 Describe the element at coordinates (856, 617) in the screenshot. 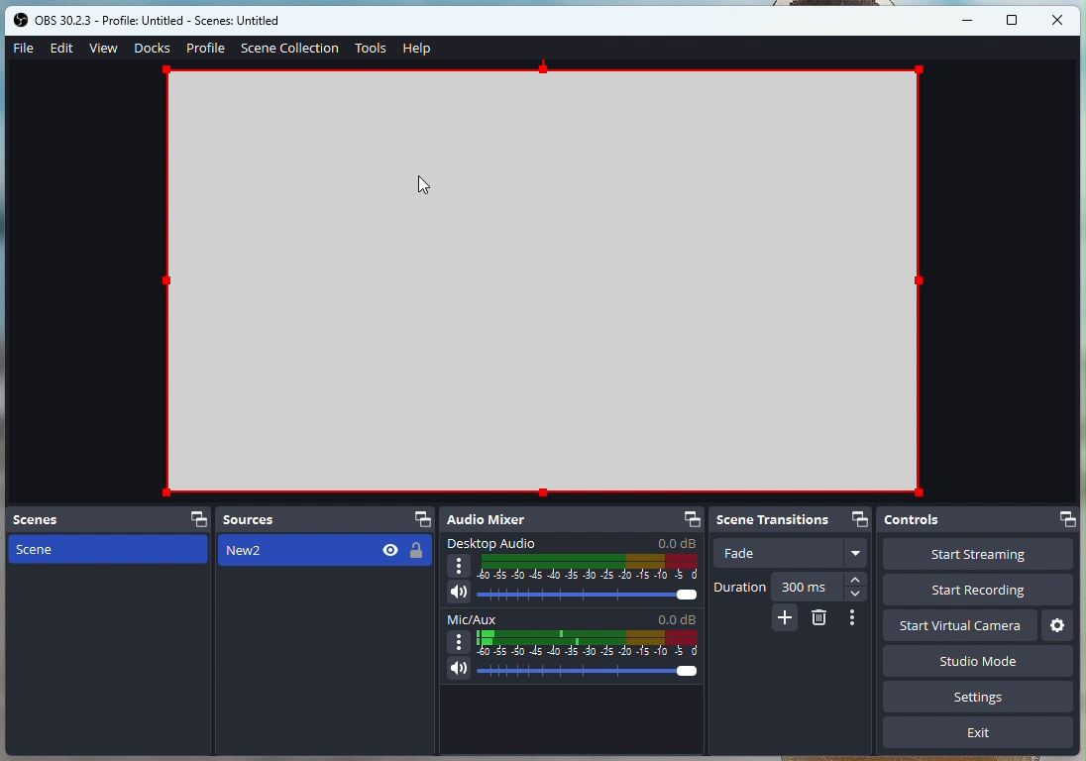

I see `Options` at that location.